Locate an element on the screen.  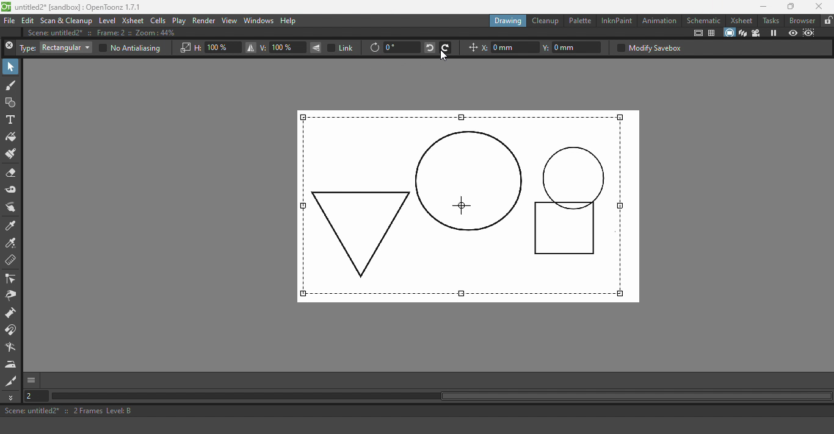
Set the current frame is located at coordinates (38, 397).